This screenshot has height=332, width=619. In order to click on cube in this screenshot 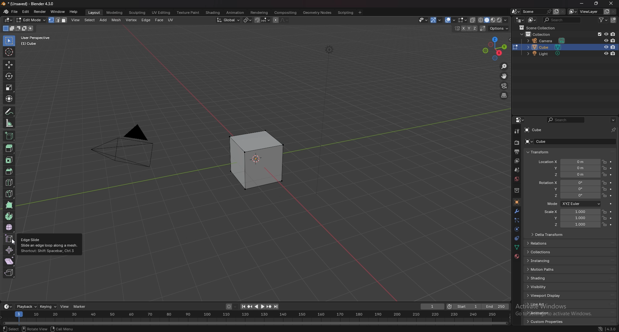, I will do `click(560, 142)`.